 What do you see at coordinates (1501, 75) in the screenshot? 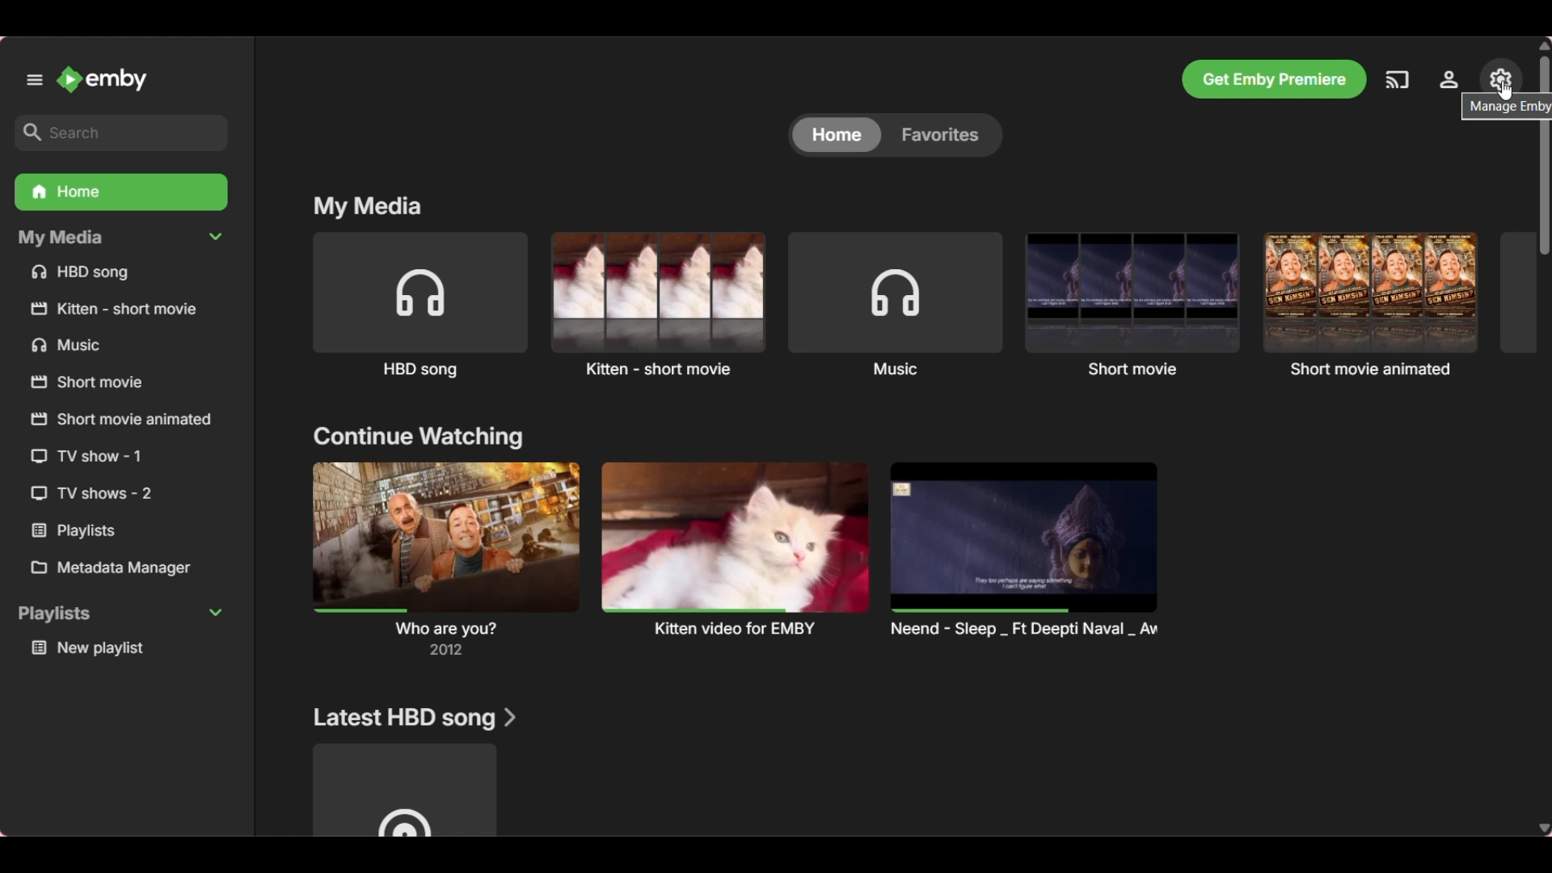
I see `Manage EMBY server` at bounding box center [1501, 75].